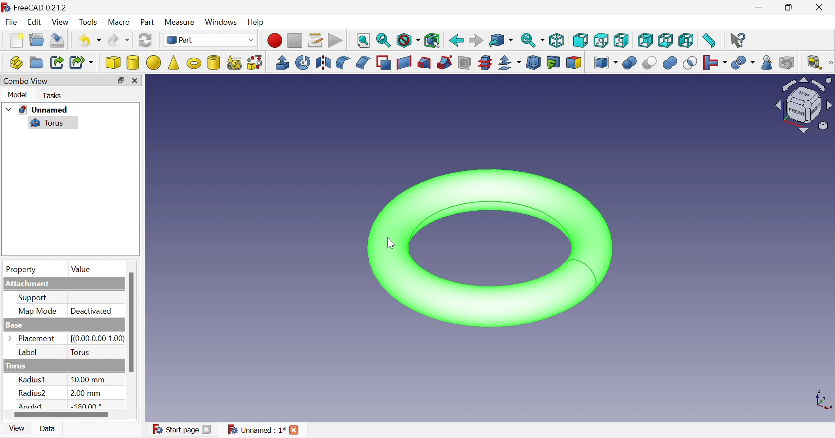 The width and height of the screenshot is (835, 438). What do you see at coordinates (257, 23) in the screenshot?
I see `Help` at bounding box center [257, 23].